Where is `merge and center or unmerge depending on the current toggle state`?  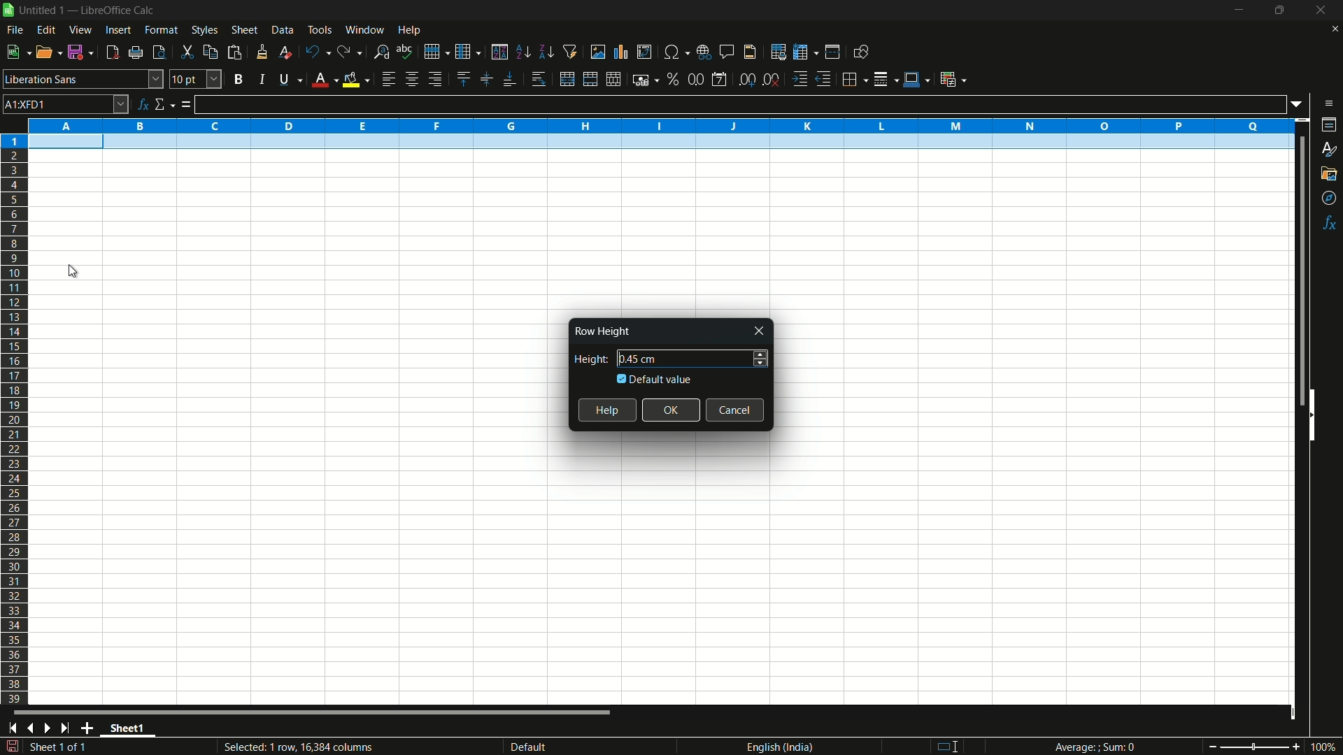
merge and center or unmerge depending on the current toggle state is located at coordinates (566, 80).